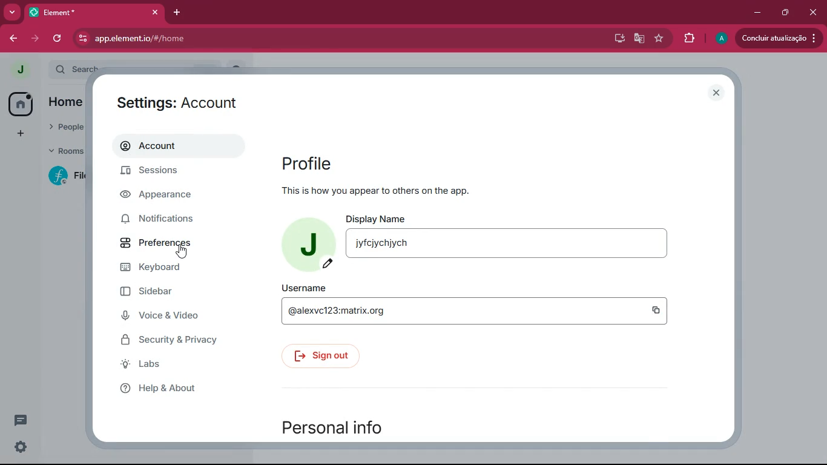  What do you see at coordinates (214, 39) in the screenshot?
I see `url` at bounding box center [214, 39].